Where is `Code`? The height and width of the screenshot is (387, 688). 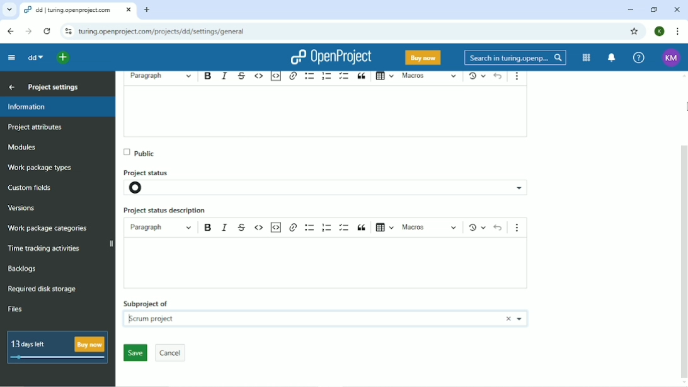
Code is located at coordinates (259, 228).